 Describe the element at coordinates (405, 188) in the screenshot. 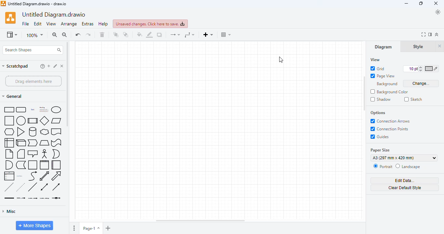

I see `clear default style` at that location.